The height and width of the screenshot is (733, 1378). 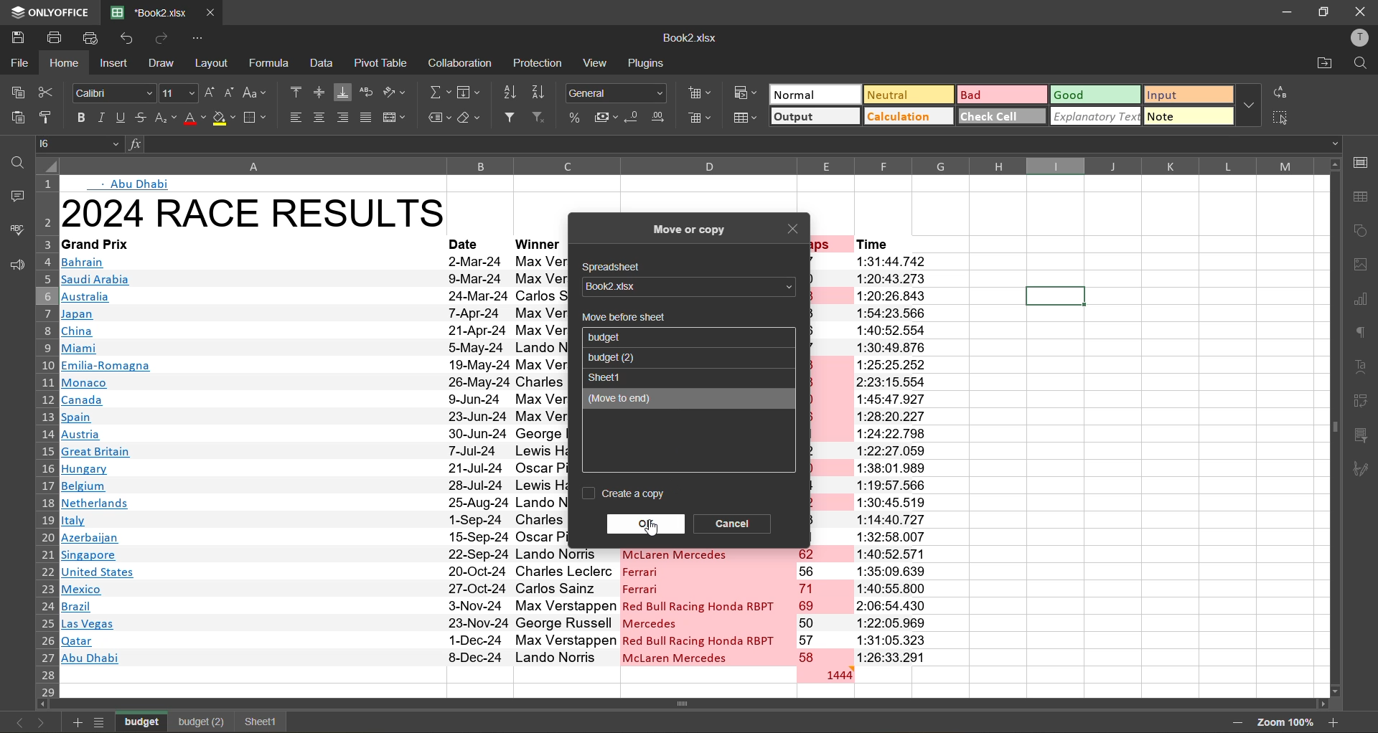 I want to click on spreadsheet, so click(x=616, y=268).